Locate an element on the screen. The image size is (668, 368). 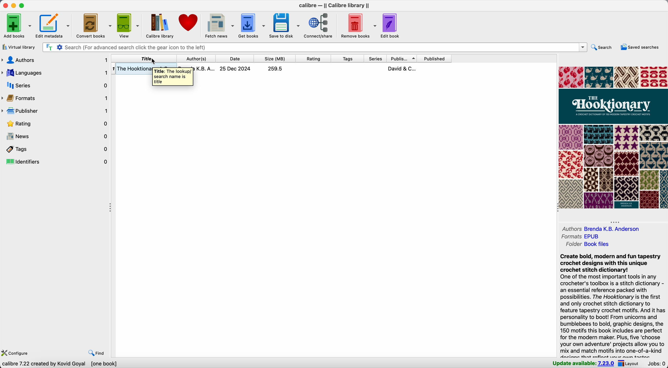
tags is located at coordinates (58, 149).